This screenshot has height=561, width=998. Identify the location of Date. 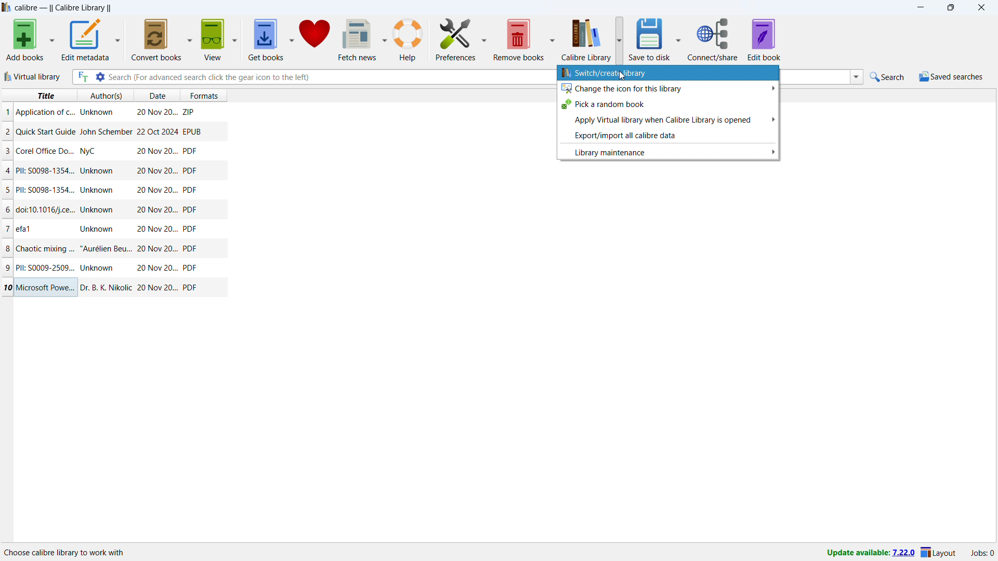
(156, 131).